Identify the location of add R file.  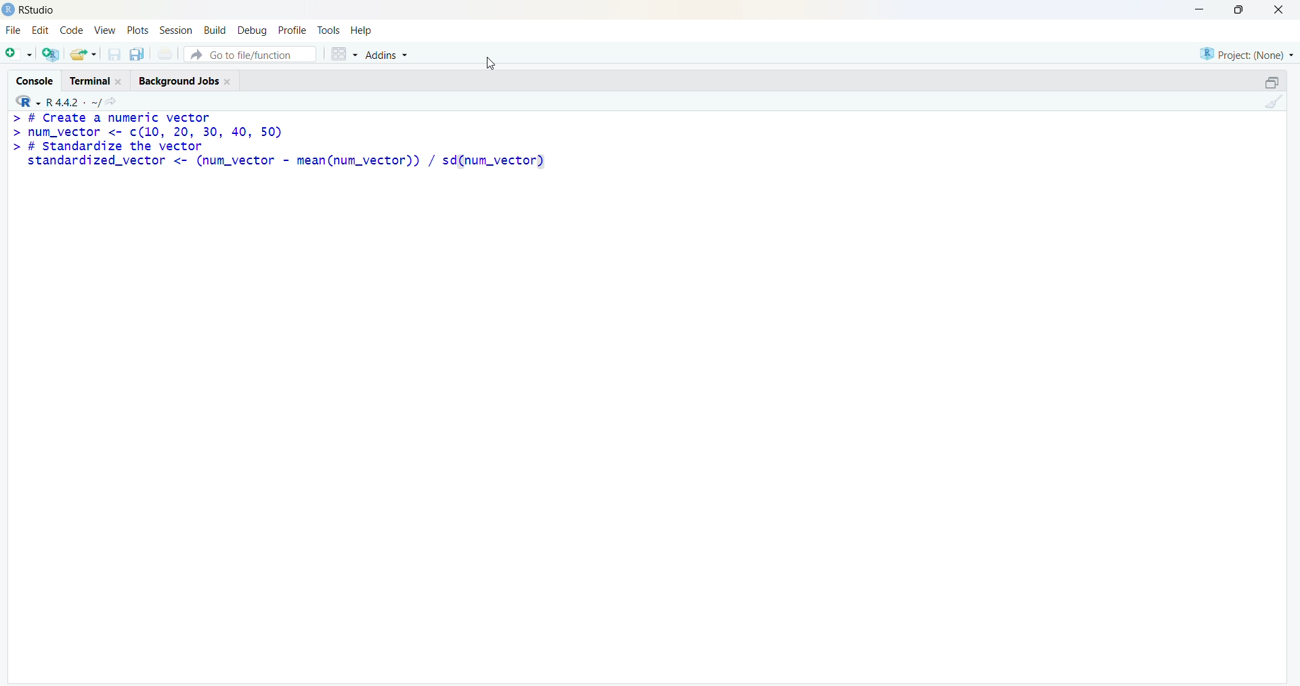
(51, 55).